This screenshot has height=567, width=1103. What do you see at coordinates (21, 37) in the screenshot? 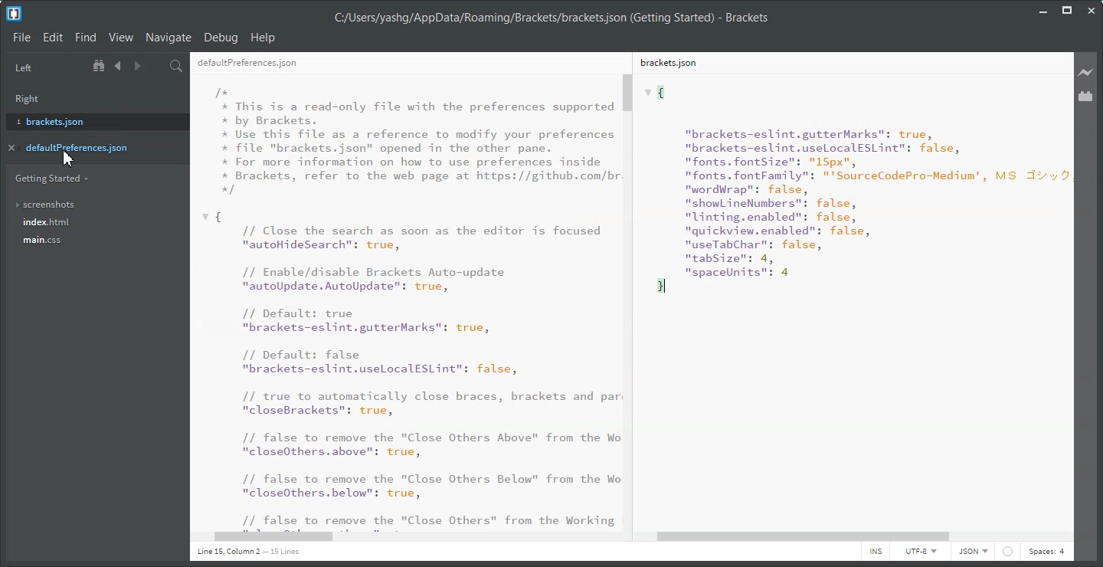
I see `File` at bounding box center [21, 37].